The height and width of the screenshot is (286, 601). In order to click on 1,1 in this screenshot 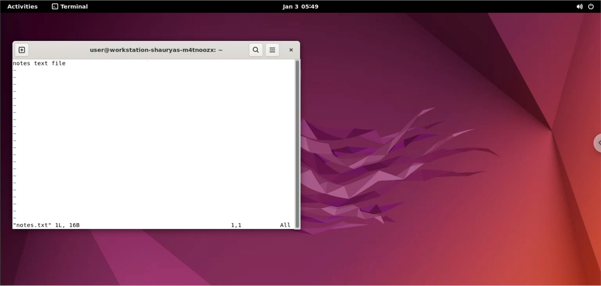, I will do `click(238, 225)`.